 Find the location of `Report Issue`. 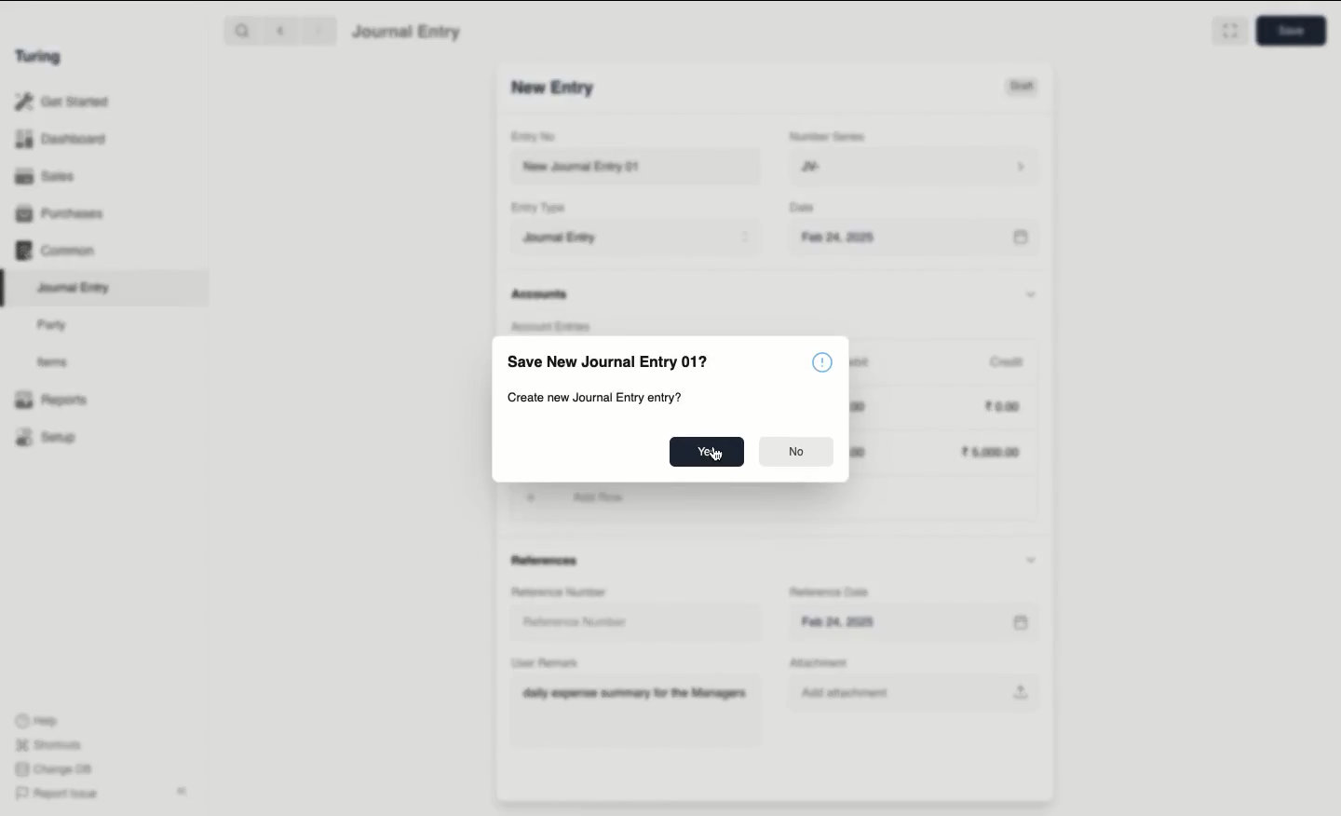

Report Issue is located at coordinates (59, 795).